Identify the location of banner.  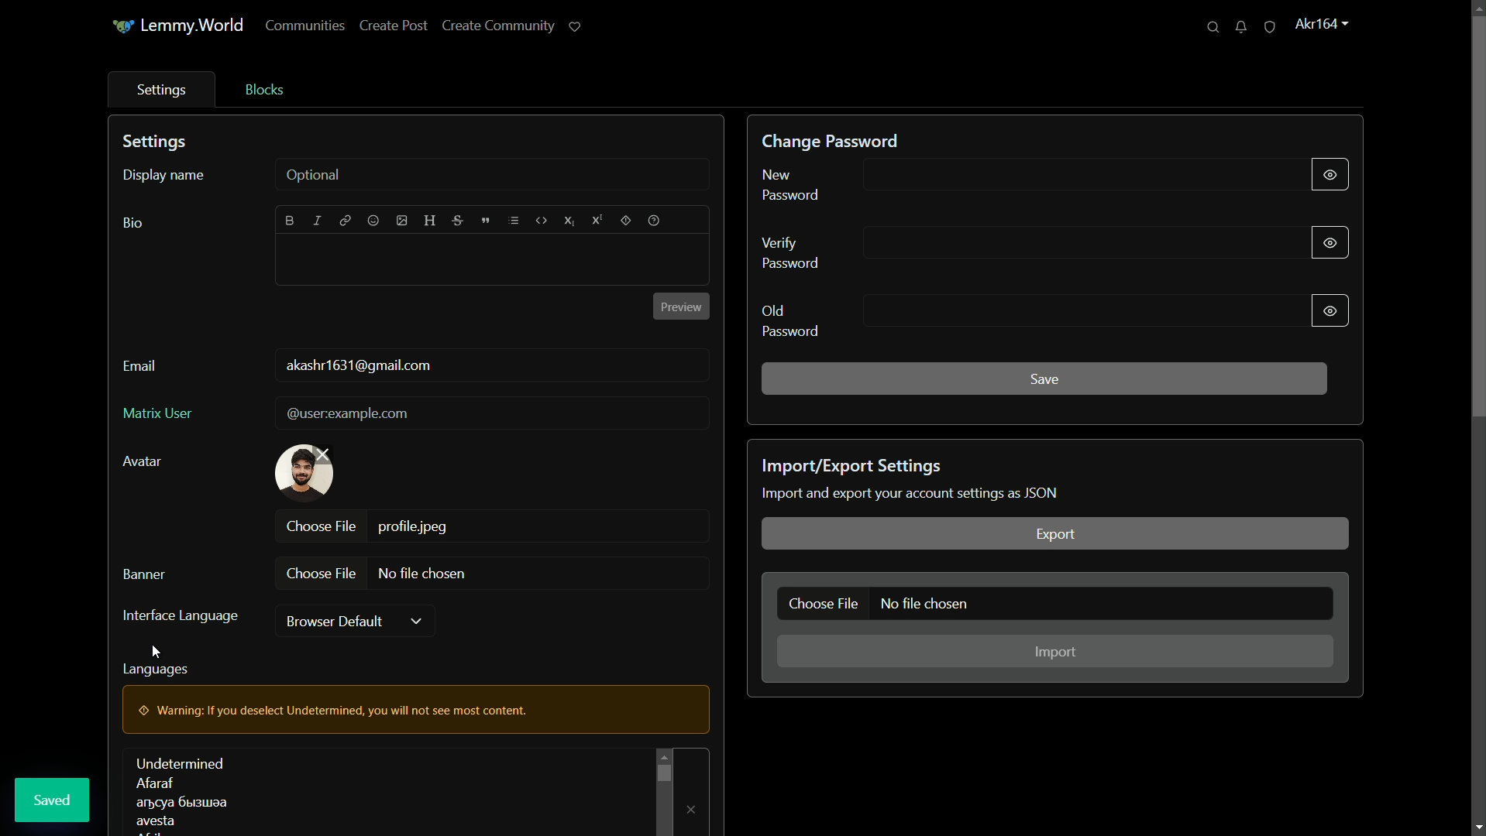
(146, 571).